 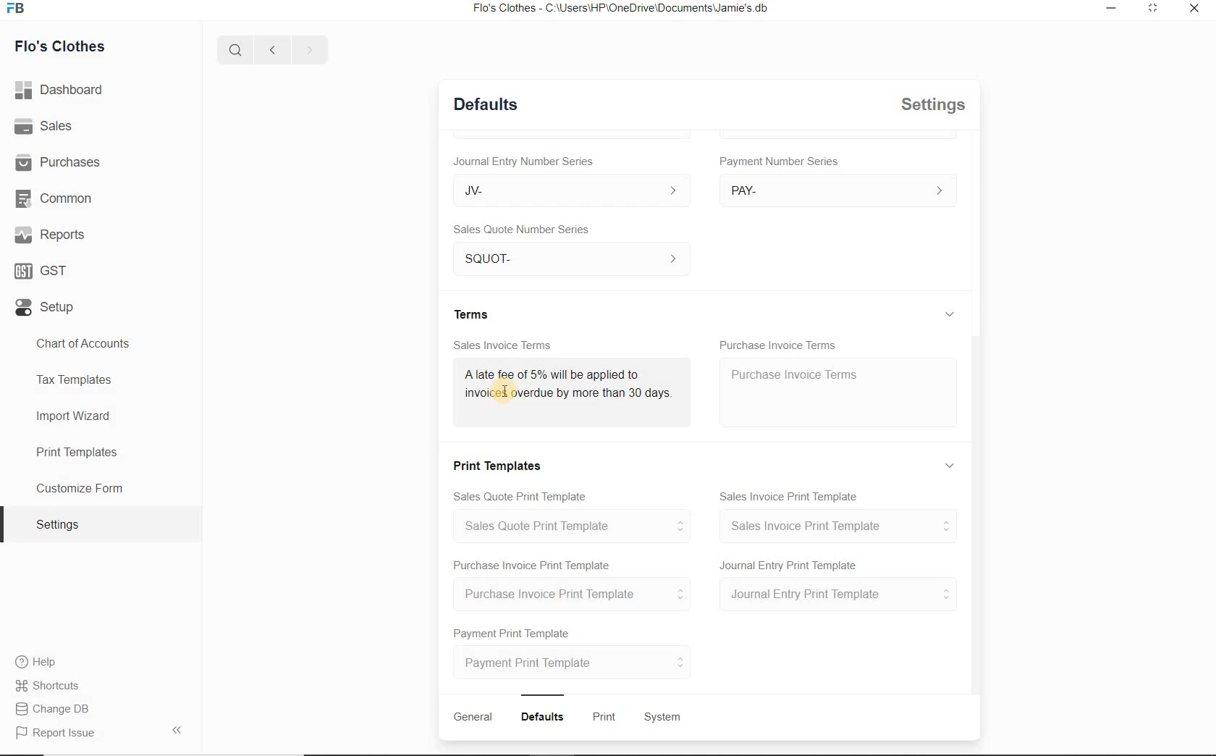 What do you see at coordinates (54, 710) in the screenshot?
I see `Change DB` at bounding box center [54, 710].